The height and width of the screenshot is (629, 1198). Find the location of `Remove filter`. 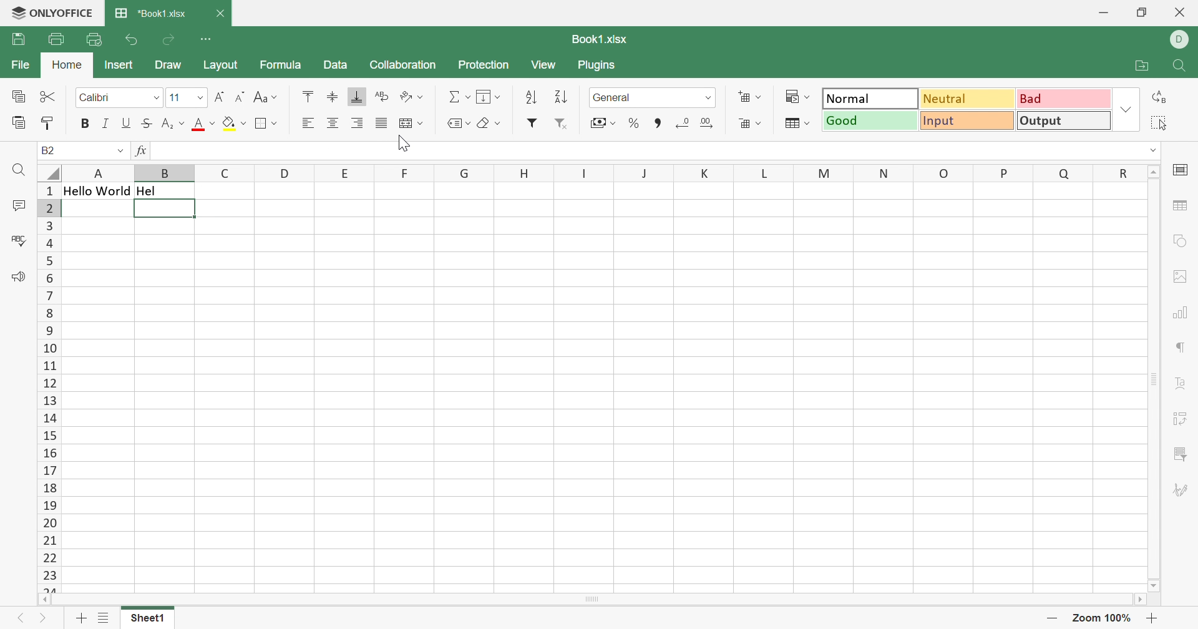

Remove filter is located at coordinates (561, 125).